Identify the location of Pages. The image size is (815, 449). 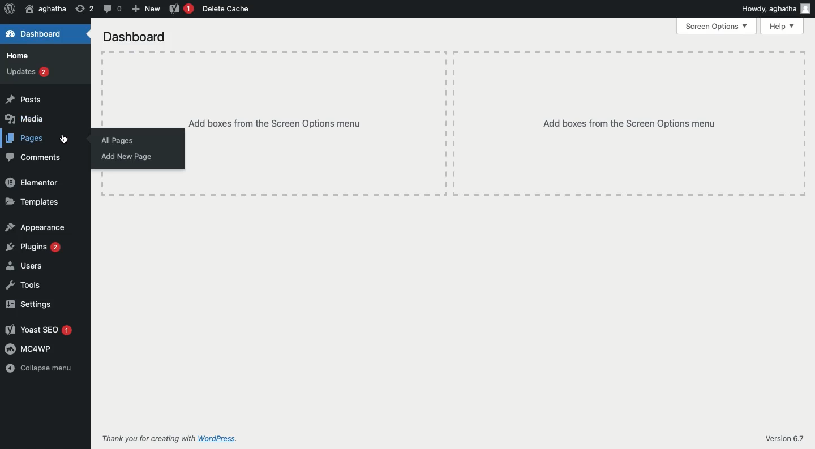
(40, 139).